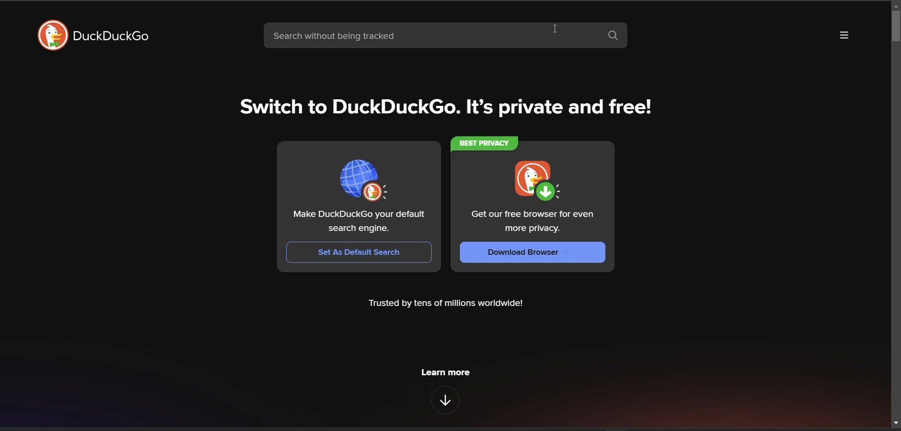  What do you see at coordinates (359, 253) in the screenshot?
I see `Set As Default Search` at bounding box center [359, 253].